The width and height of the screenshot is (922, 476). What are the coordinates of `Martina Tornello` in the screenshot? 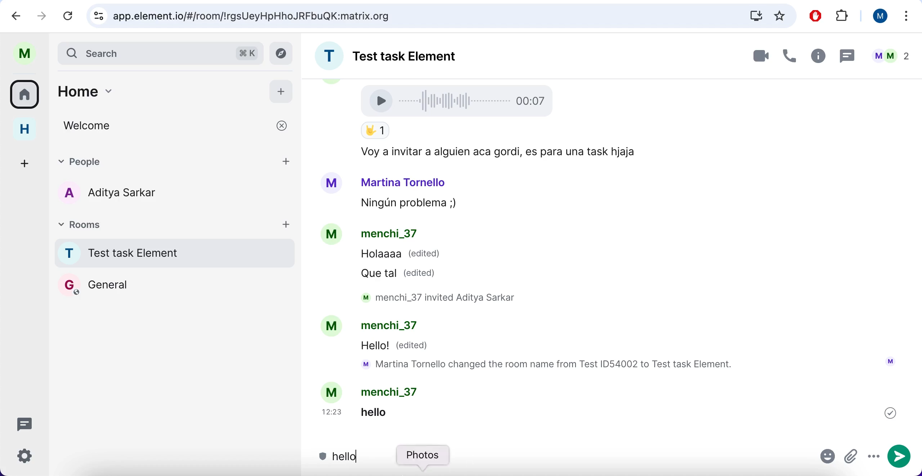 It's located at (404, 182).